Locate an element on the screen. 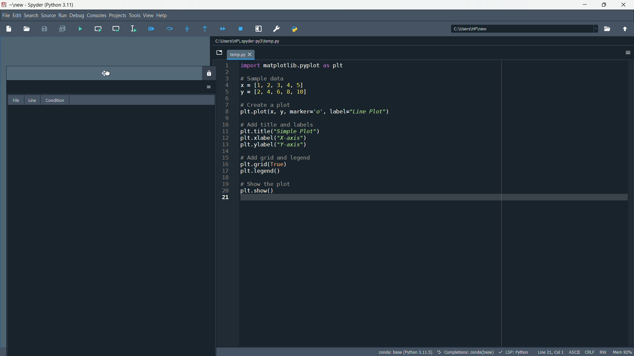  maximize current pane is located at coordinates (260, 29).